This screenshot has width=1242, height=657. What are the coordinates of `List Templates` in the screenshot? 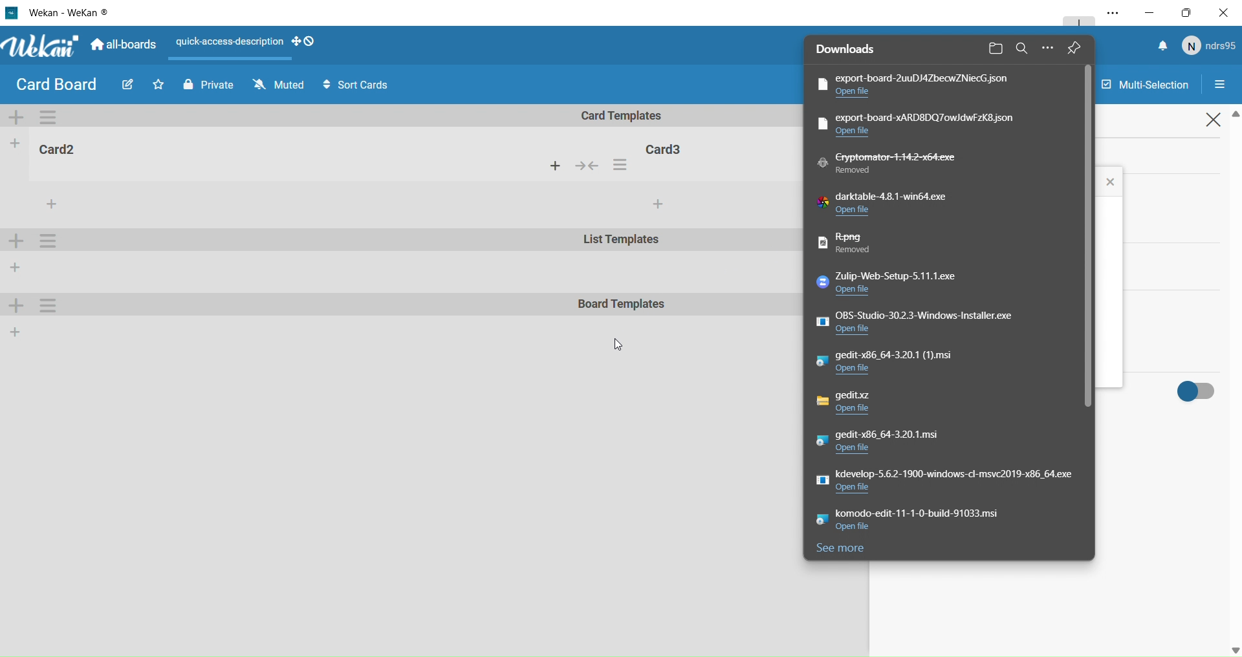 It's located at (623, 242).